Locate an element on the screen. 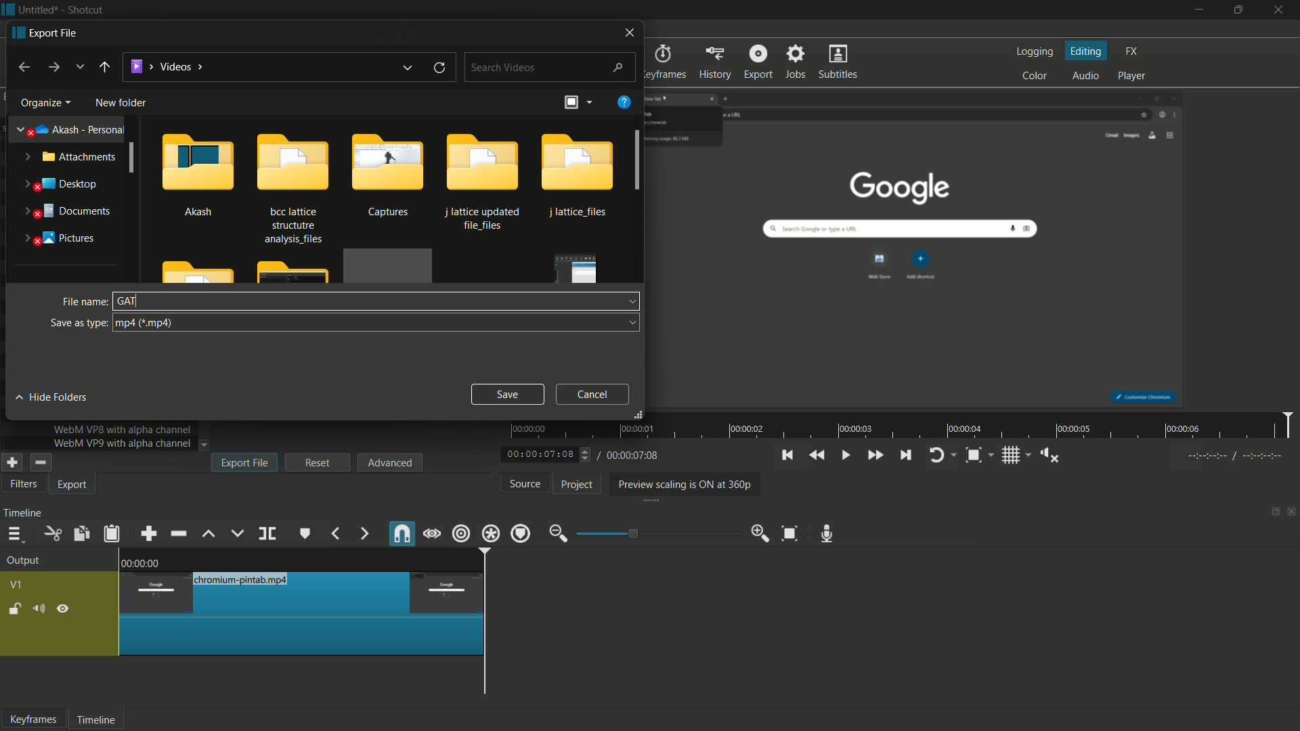  back is located at coordinates (104, 67).